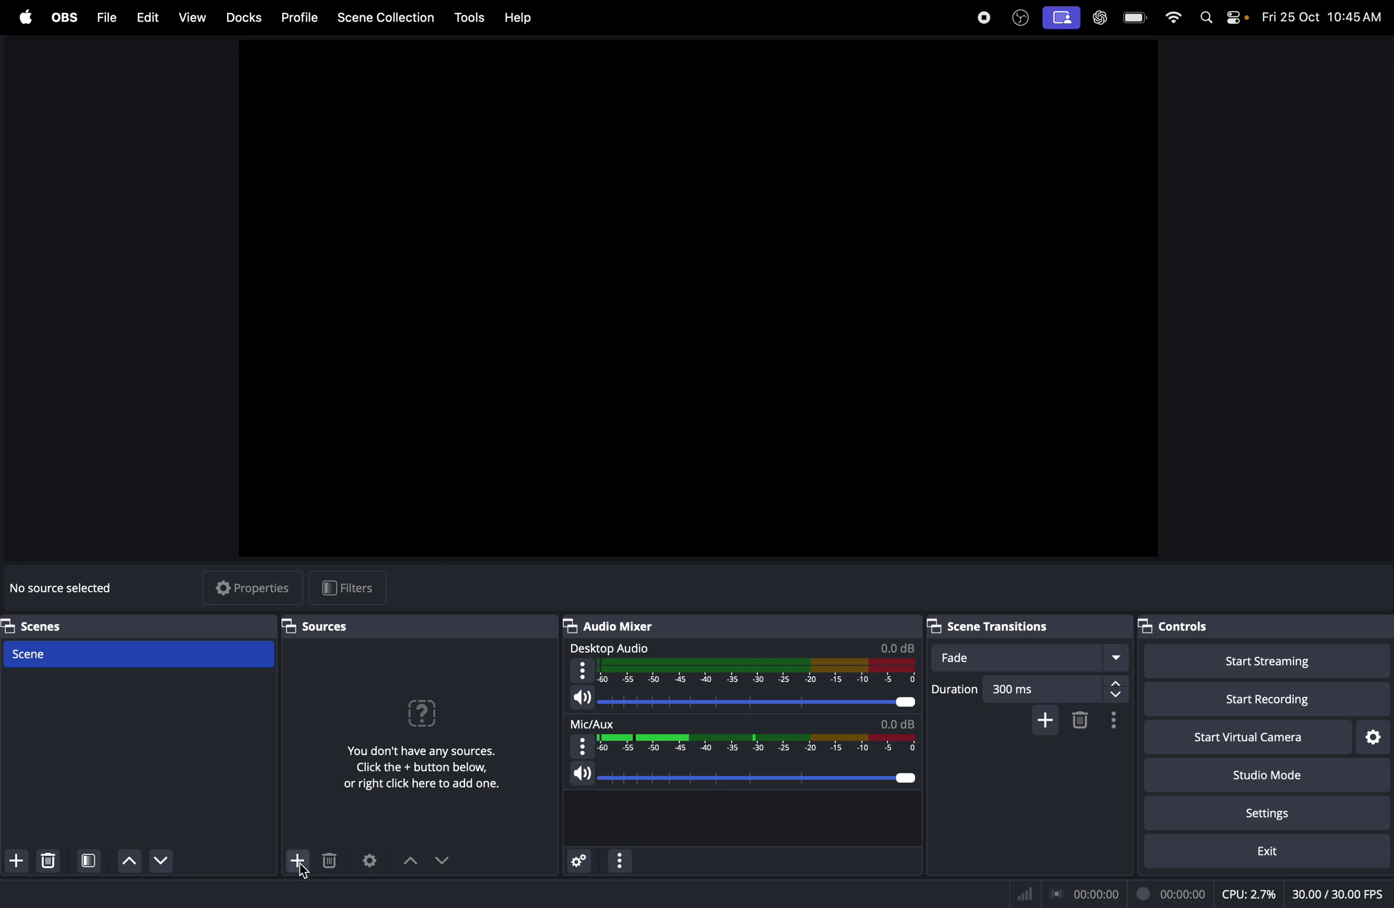 This screenshot has width=1394, height=908. What do you see at coordinates (1258, 852) in the screenshot?
I see `exit` at bounding box center [1258, 852].